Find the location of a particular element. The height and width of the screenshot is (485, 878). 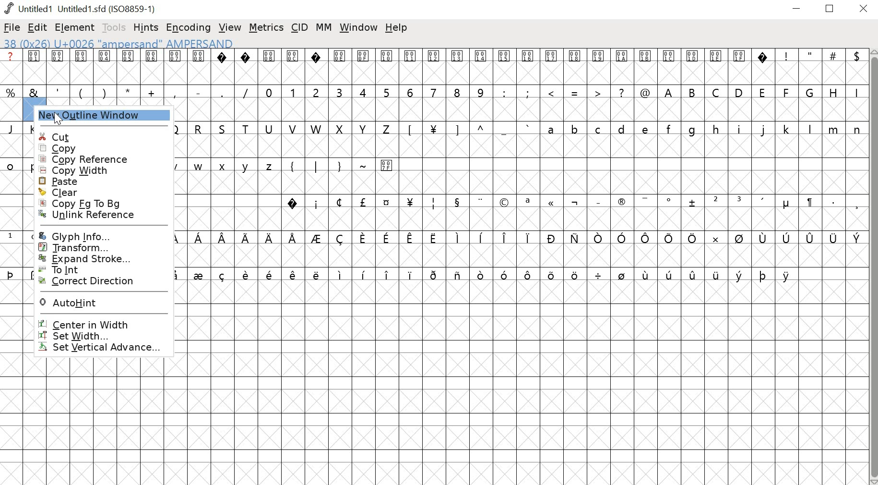

cursor is located at coordinates (64, 121).